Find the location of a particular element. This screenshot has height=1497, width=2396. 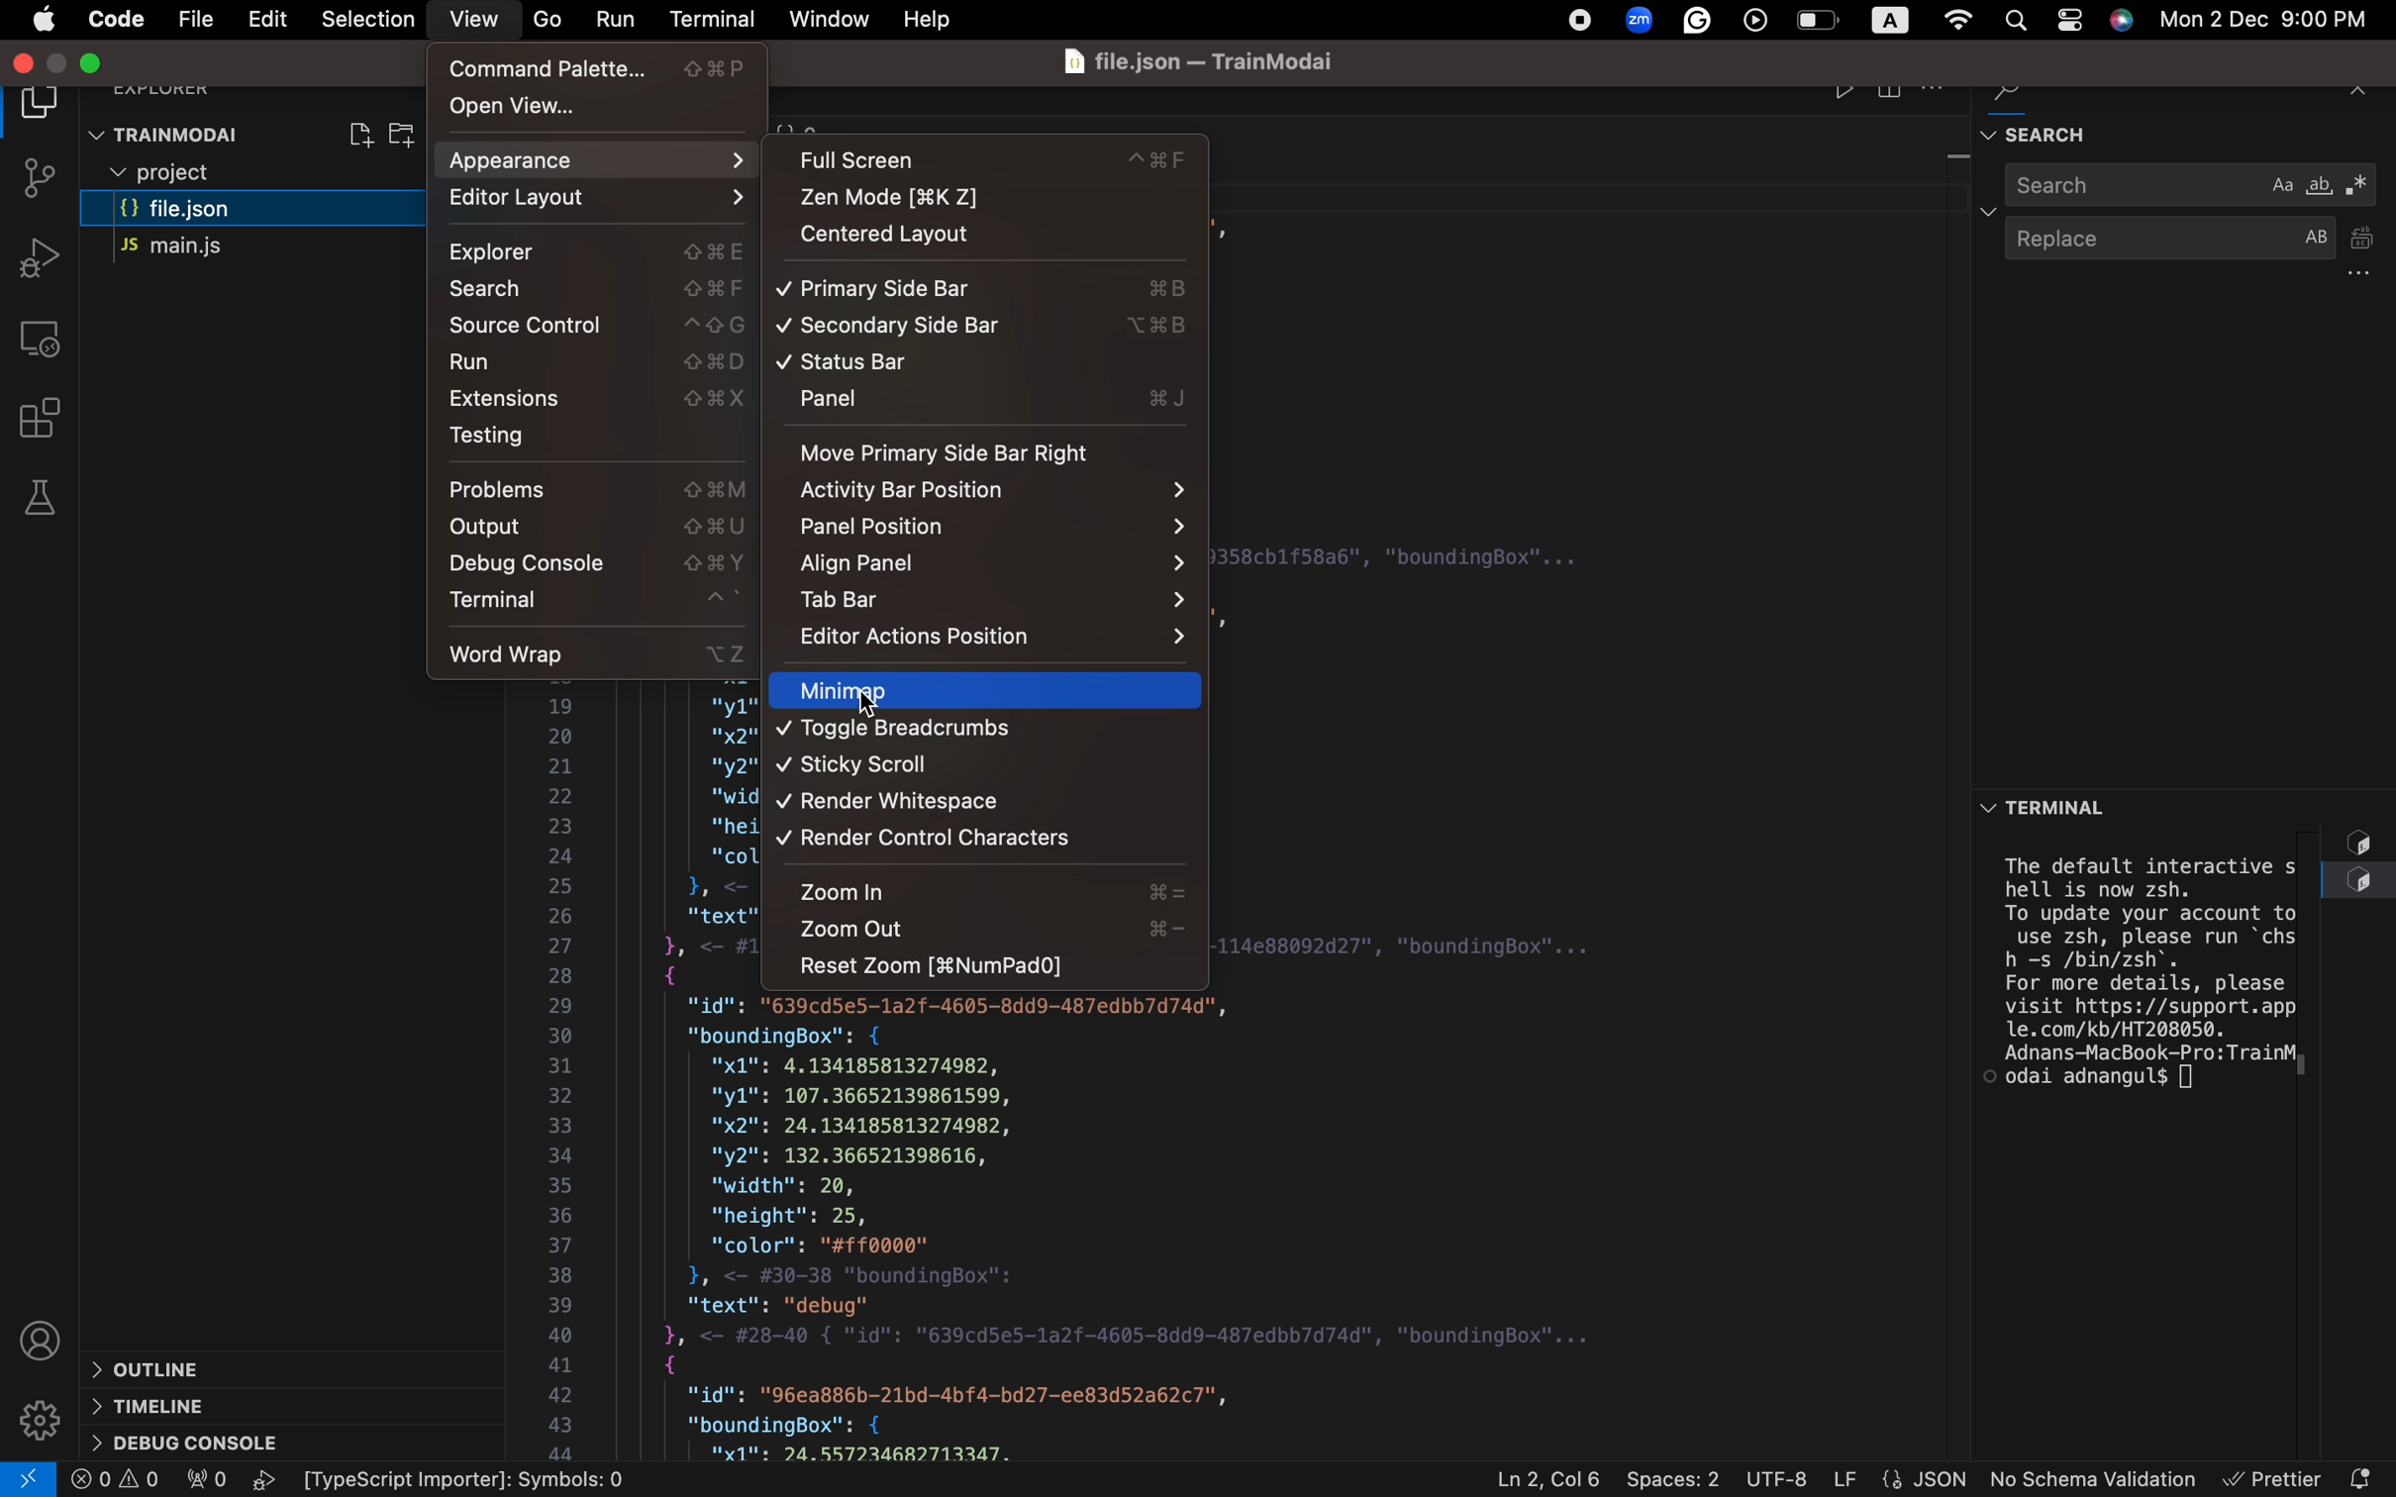

maximize is located at coordinates (62, 61).